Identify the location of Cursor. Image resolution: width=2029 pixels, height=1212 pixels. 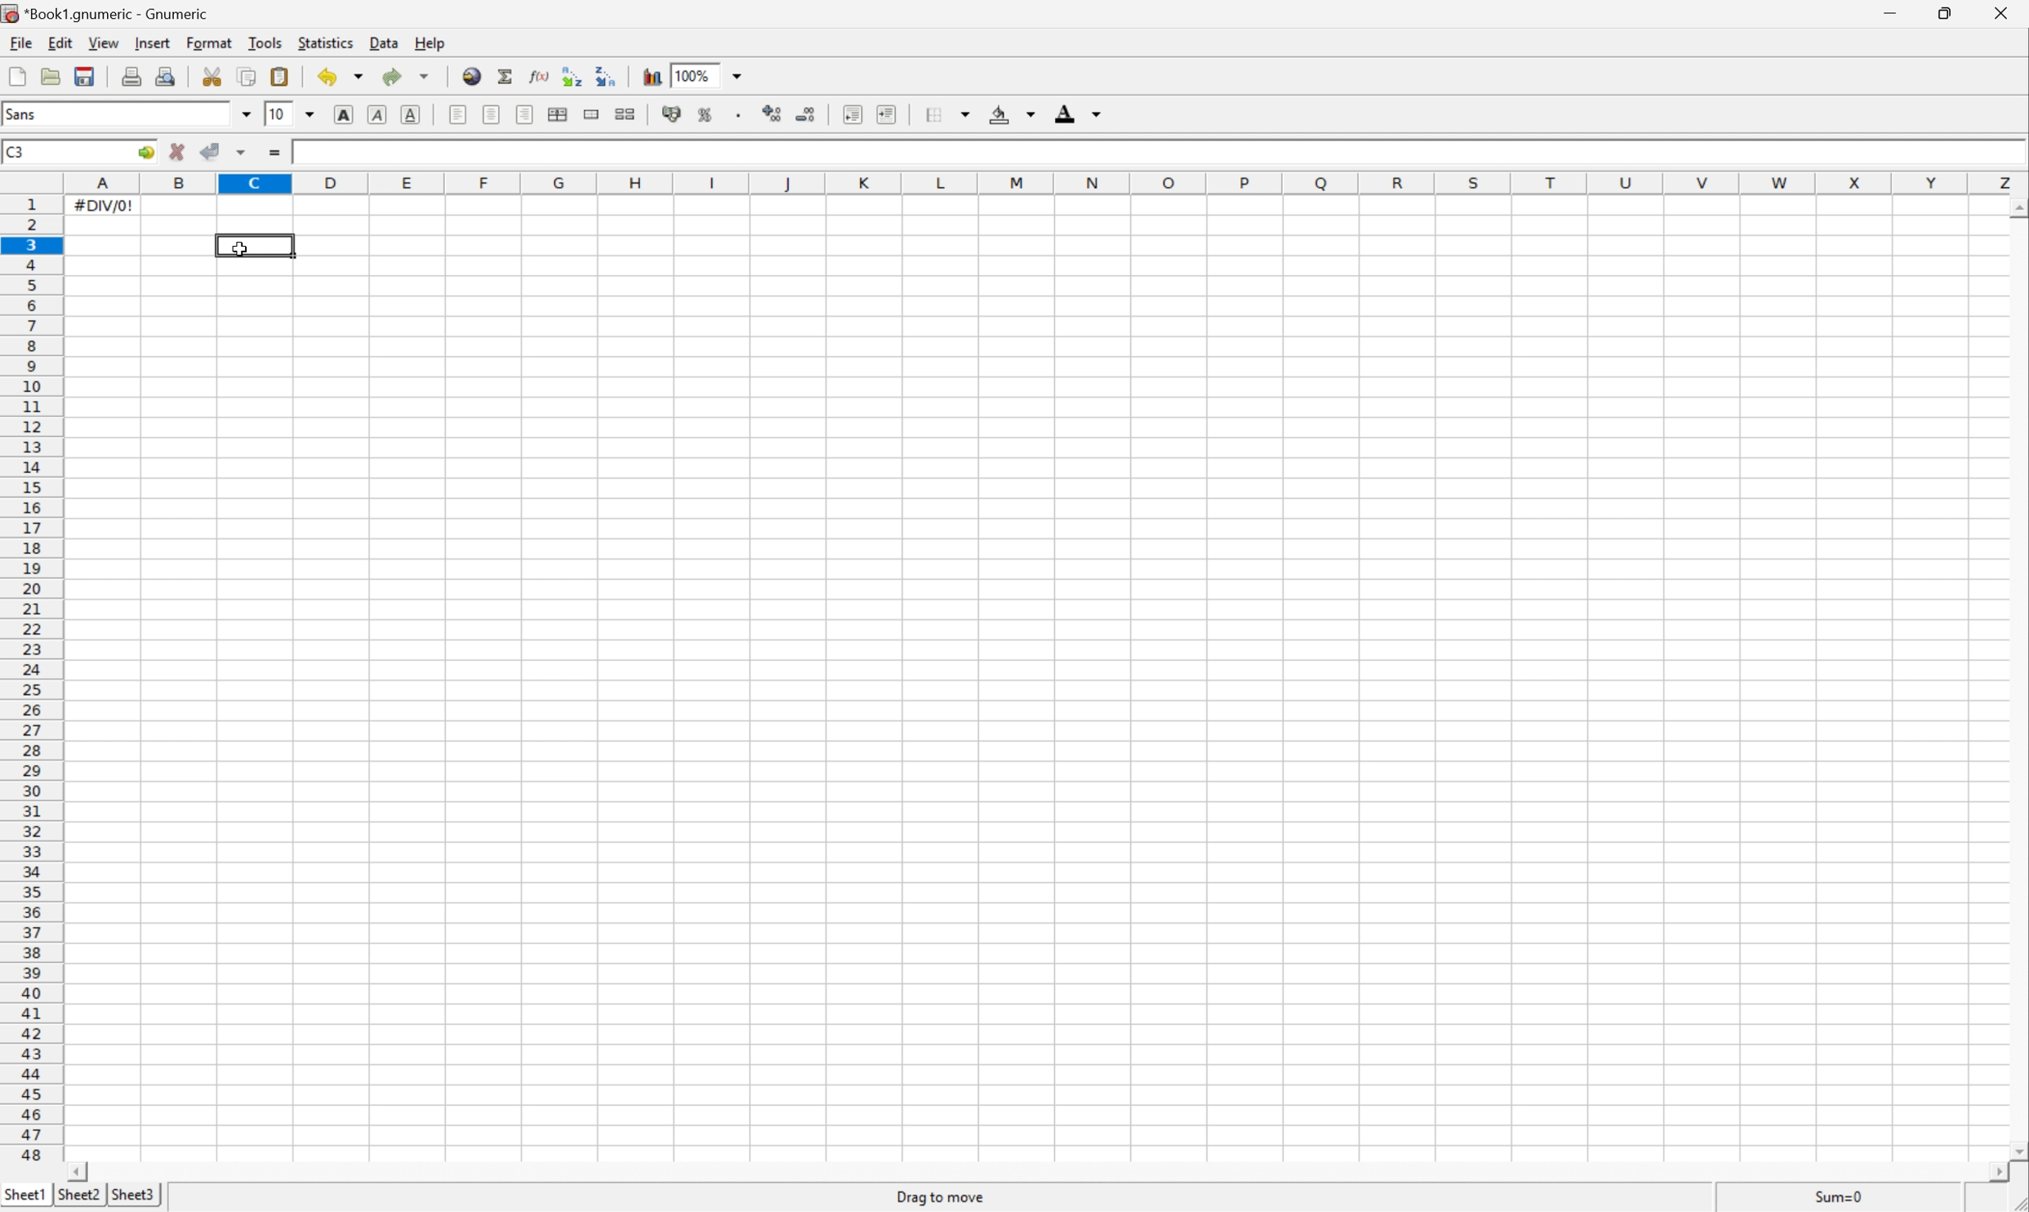
(243, 247).